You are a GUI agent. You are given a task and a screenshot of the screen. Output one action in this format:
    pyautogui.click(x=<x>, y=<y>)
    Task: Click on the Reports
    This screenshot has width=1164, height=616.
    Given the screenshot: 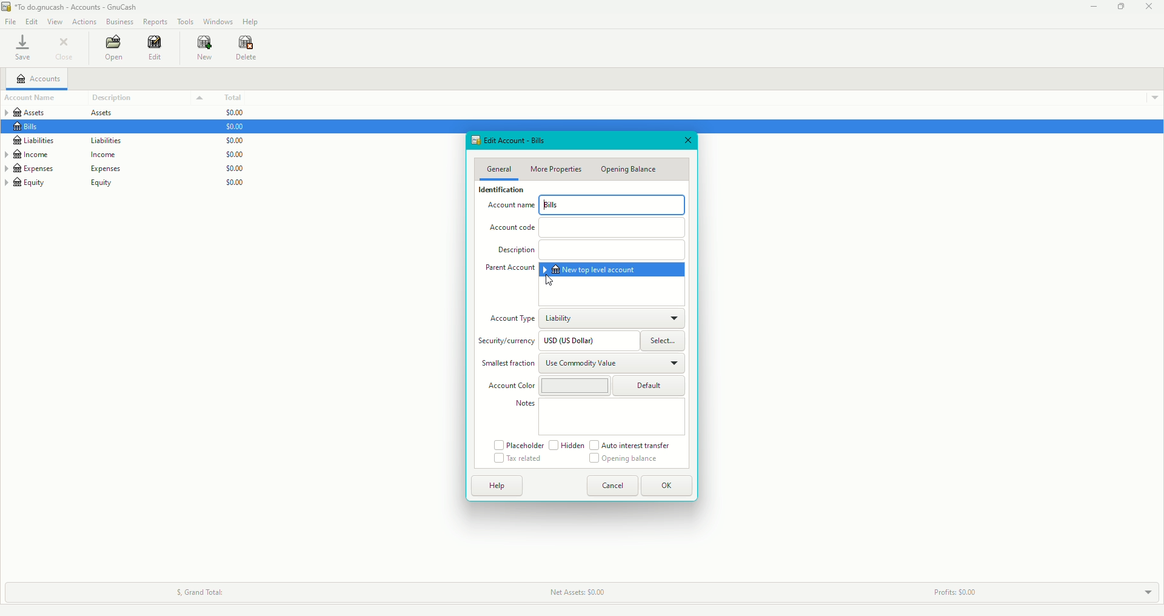 What is the action you would take?
    pyautogui.click(x=156, y=21)
    